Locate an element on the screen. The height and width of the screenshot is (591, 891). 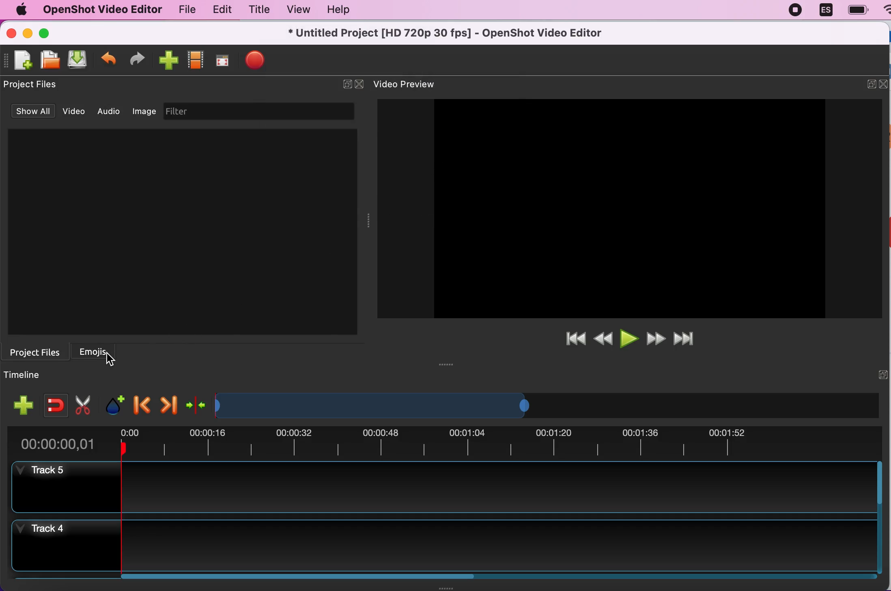
undo is located at coordinates (109, 56).